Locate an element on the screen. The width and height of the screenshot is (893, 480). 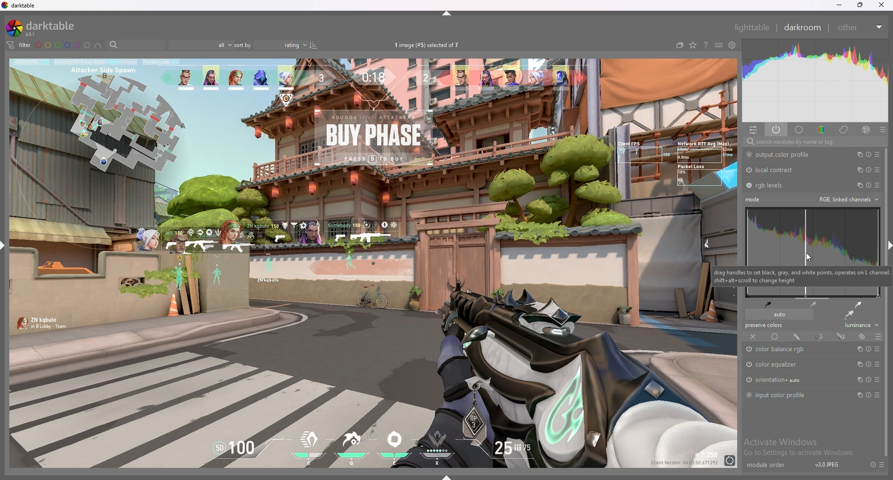
drawn and parametric mask is located at coordinates (841, 336).